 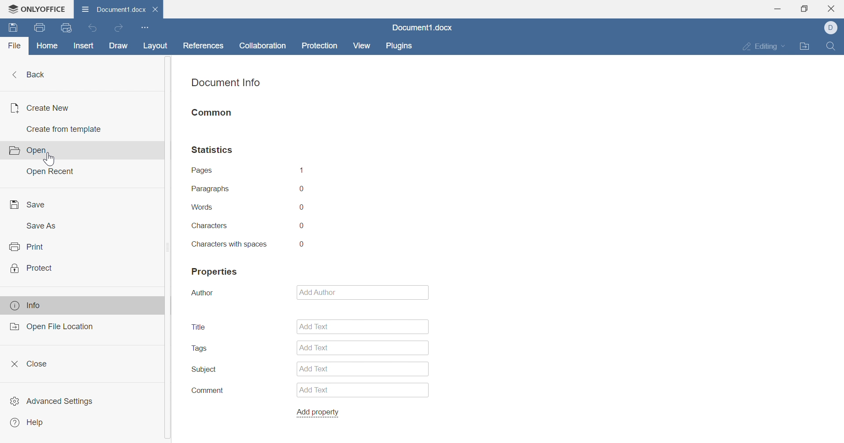 I want to click on plugins, so click(x=398, y=47).